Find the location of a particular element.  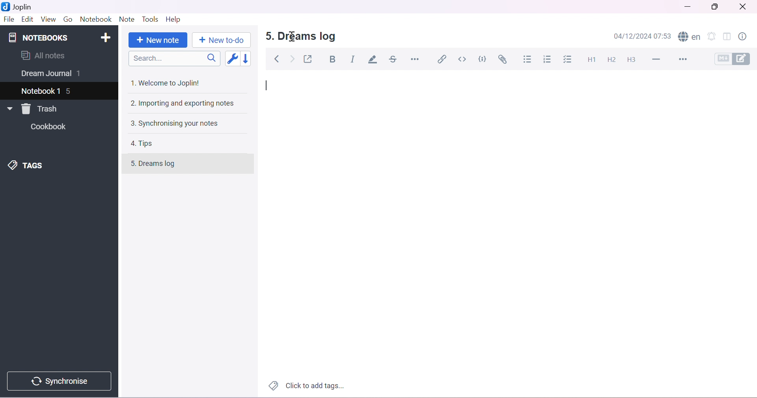

TAGS is located at coordinates (29, 165).